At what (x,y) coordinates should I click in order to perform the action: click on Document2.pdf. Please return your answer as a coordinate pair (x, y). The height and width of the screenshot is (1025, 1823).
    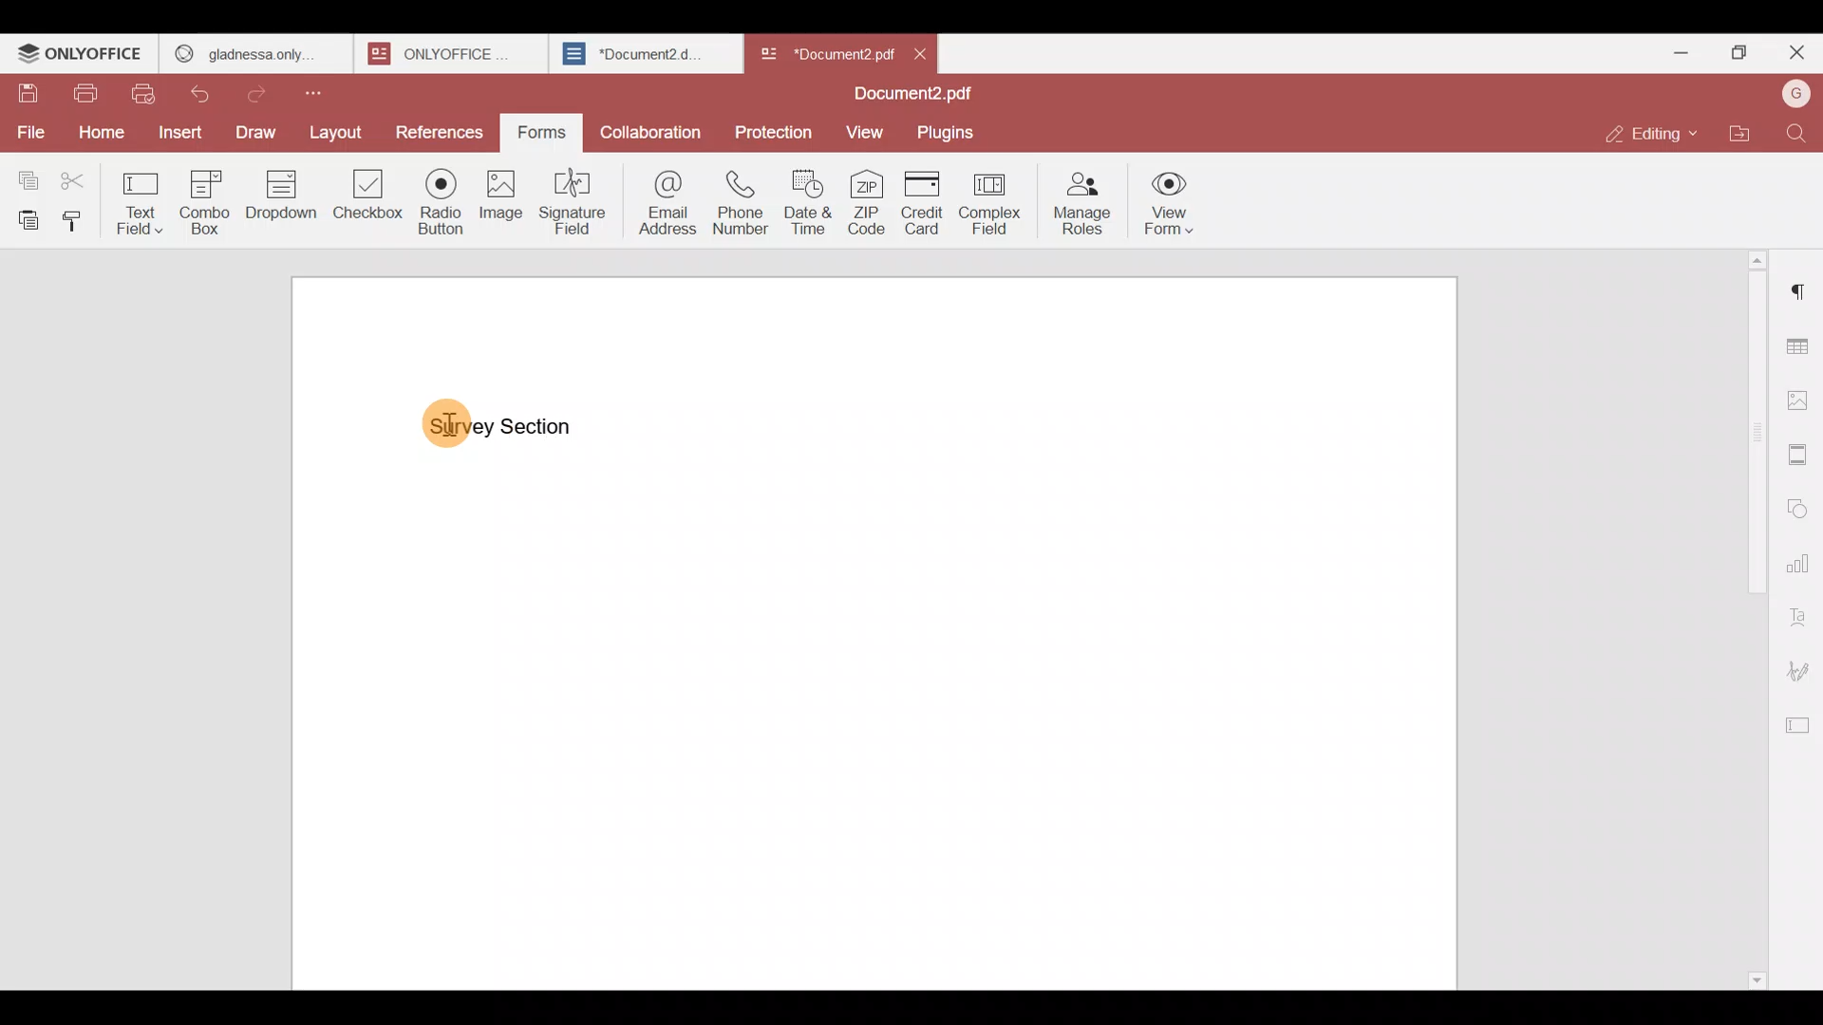
    Looking at the image, I should click on (907, 95).